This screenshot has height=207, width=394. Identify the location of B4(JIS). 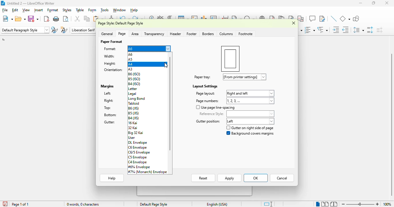
(134, 118).